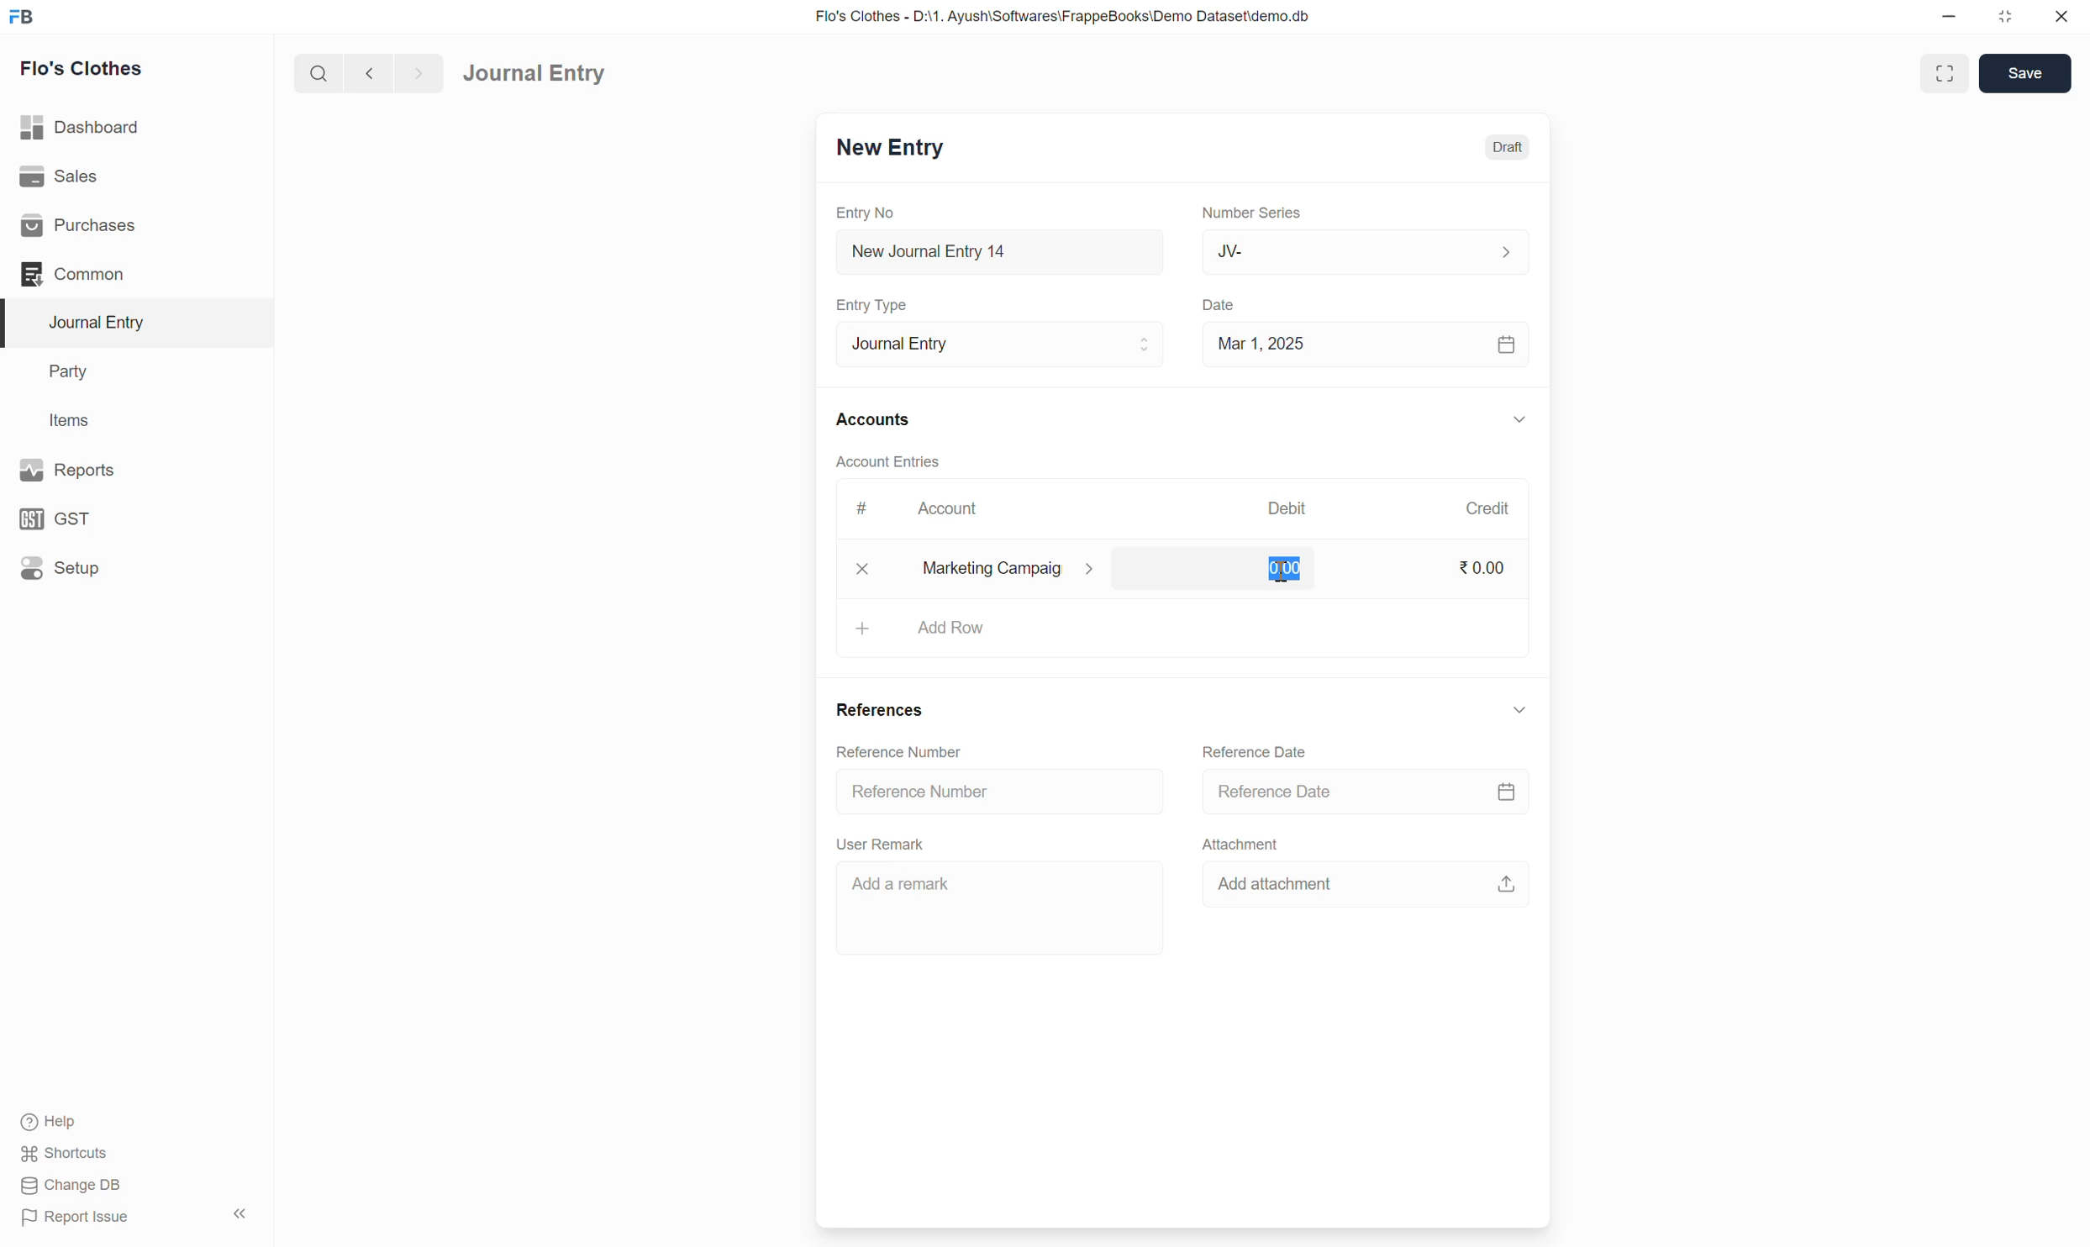 The image size is (2090, 1247). I want to click on calendar, so click(1508, 346).